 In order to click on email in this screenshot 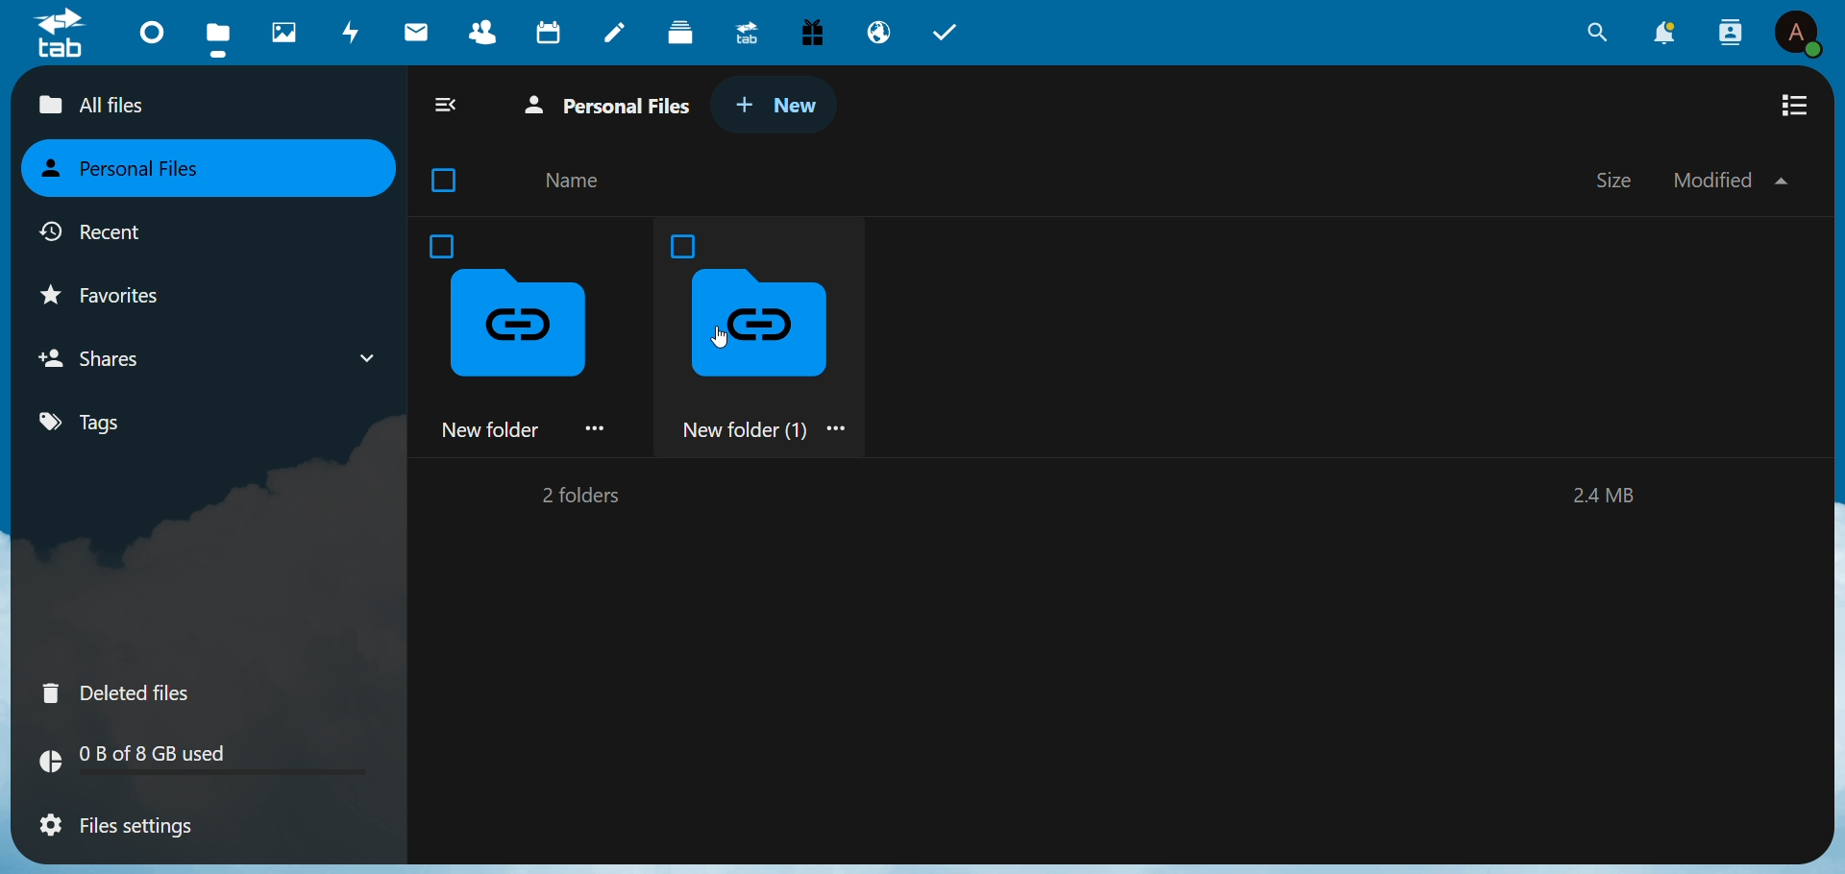, I will do `click(878, 34)`.